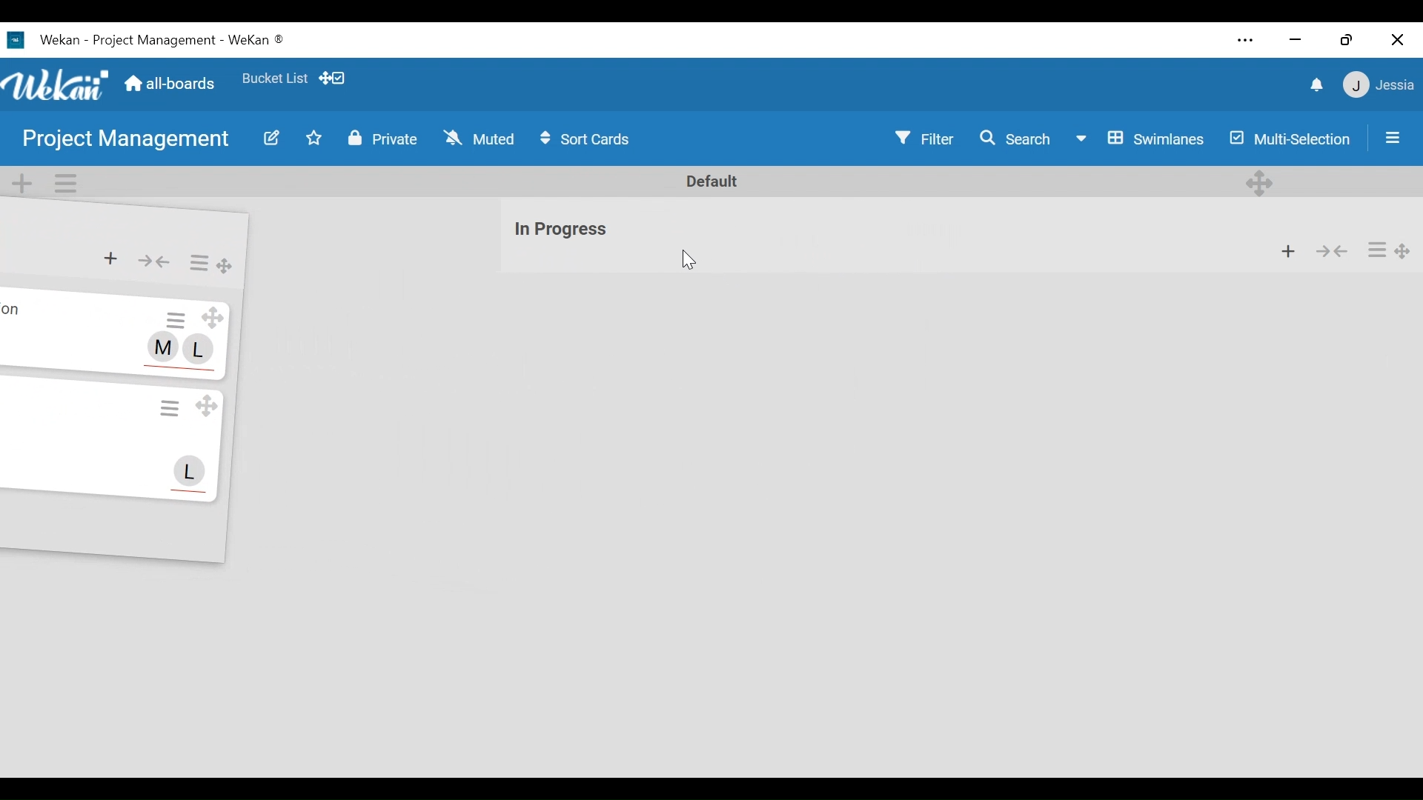  I want to click on Private, so click(385, 139).